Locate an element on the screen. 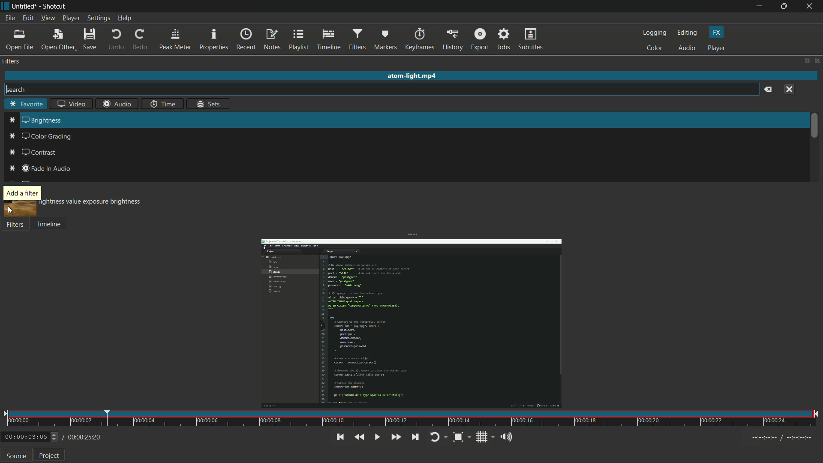 Image resolution: width=823 pixels, height=463 pixels. toggle zoom is located at coordinates (457, 437).